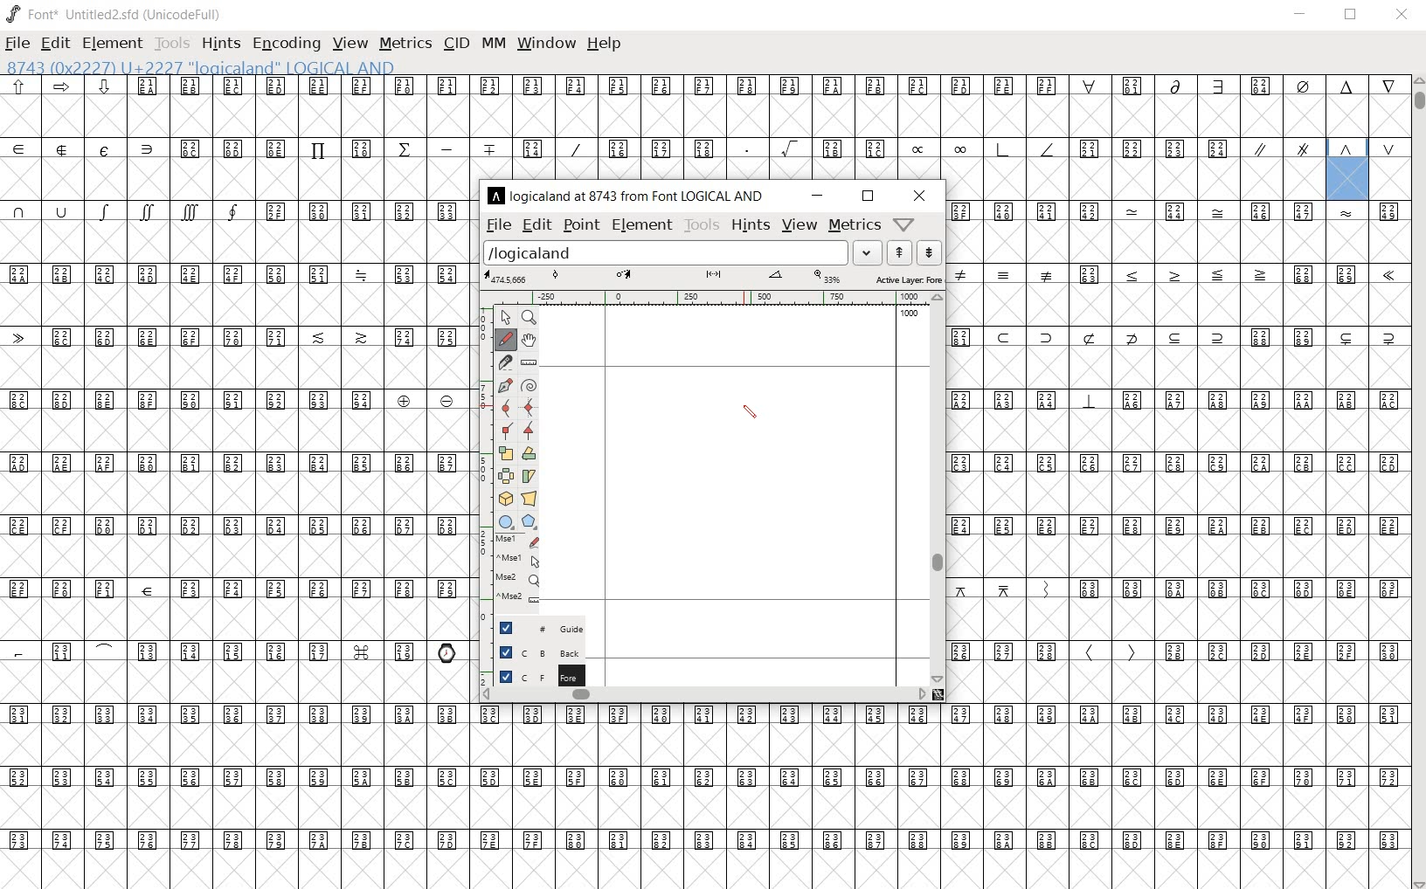 This screenshot has height=889, width=1426. What do you see at coordinates (1346, 178) in the screenshot?
I see `8743 (0x22227) U+2227 "logicaland" LOGICAL AND` at bounding box center [1346, 178].